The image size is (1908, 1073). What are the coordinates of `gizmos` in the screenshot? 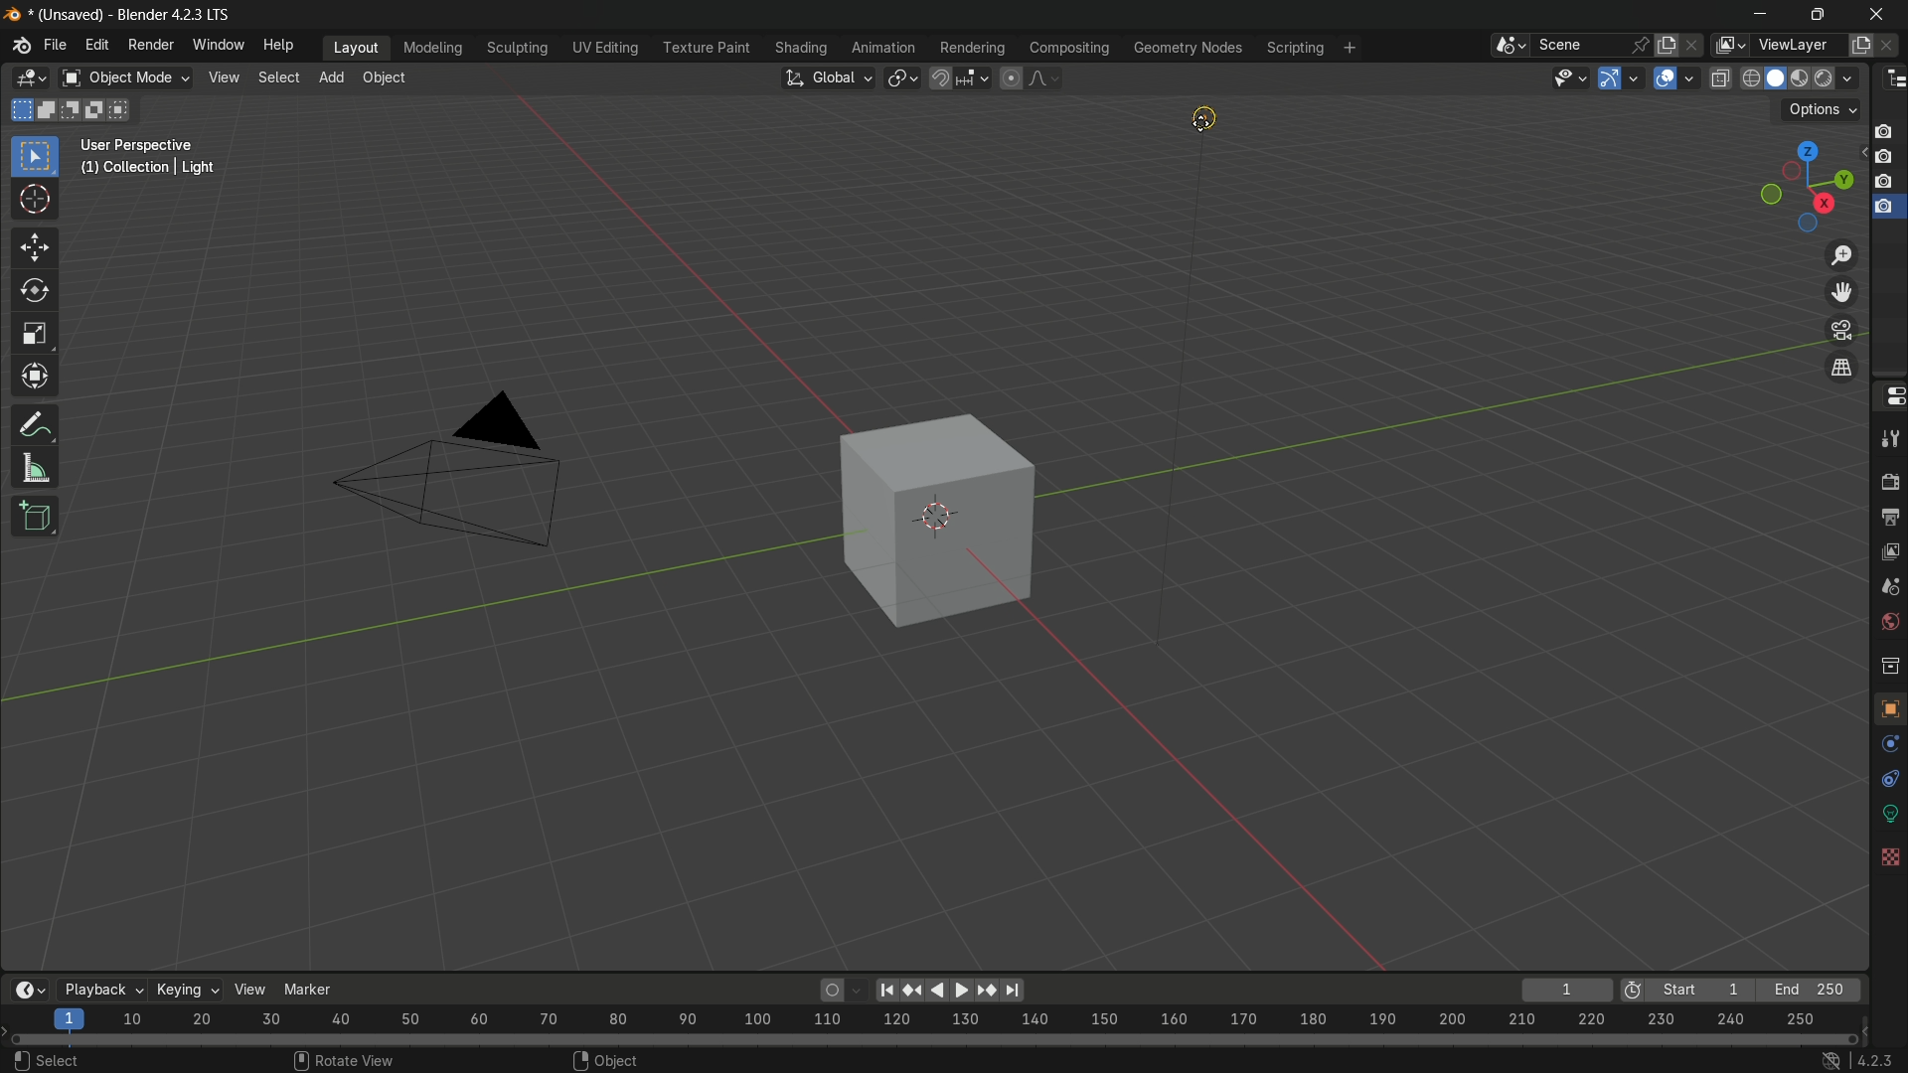 It's located at (1638, 77).